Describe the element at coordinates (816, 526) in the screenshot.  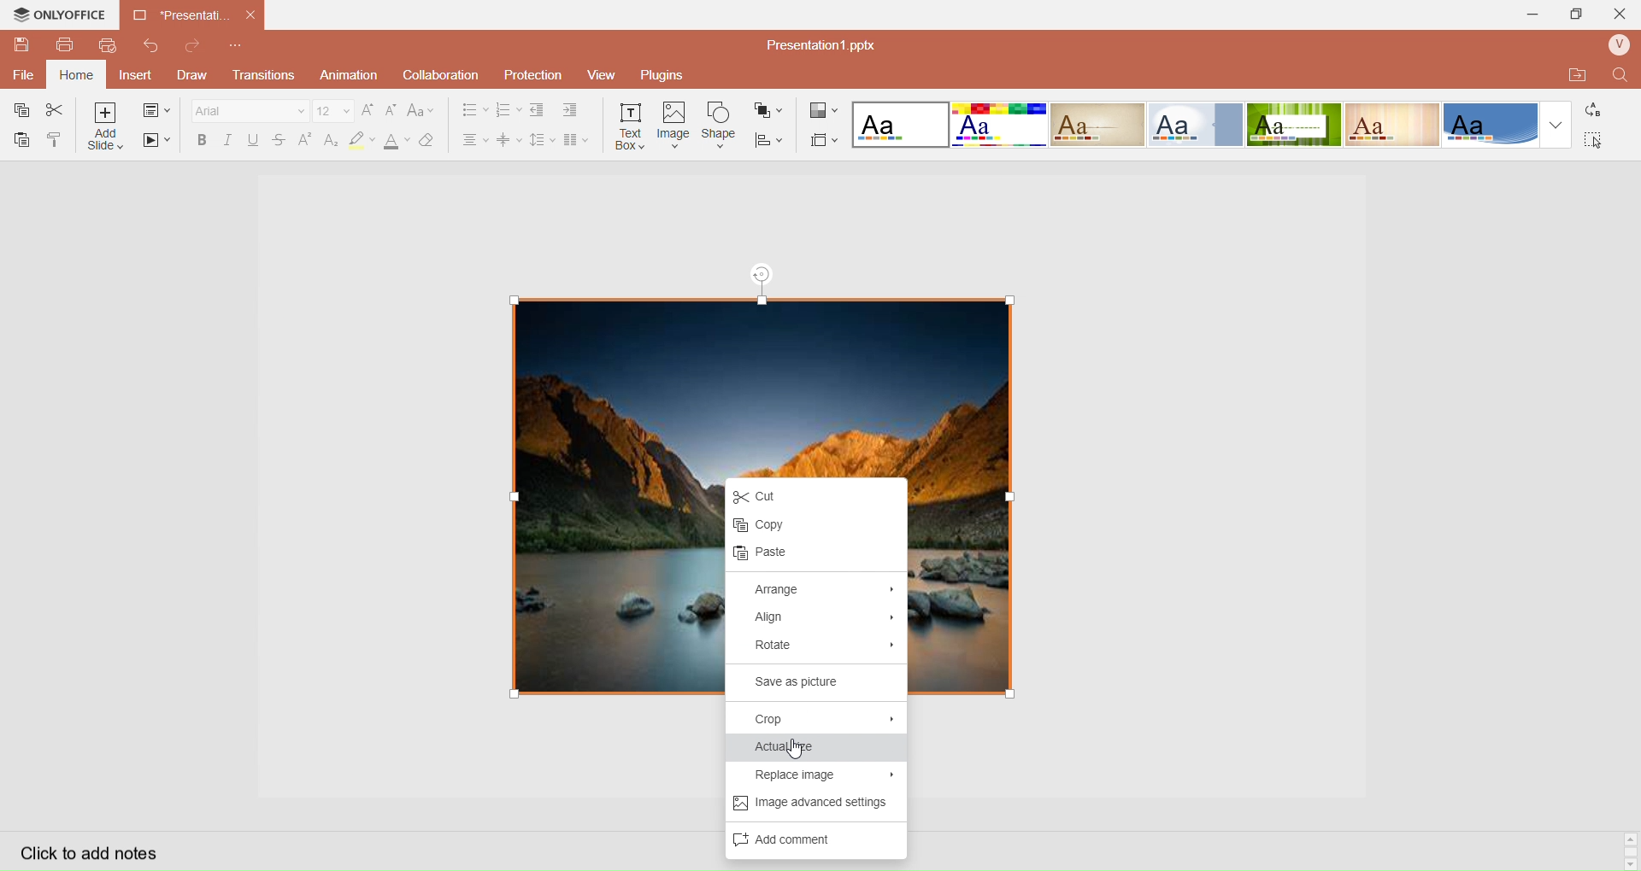
I see `Copy` at that location.